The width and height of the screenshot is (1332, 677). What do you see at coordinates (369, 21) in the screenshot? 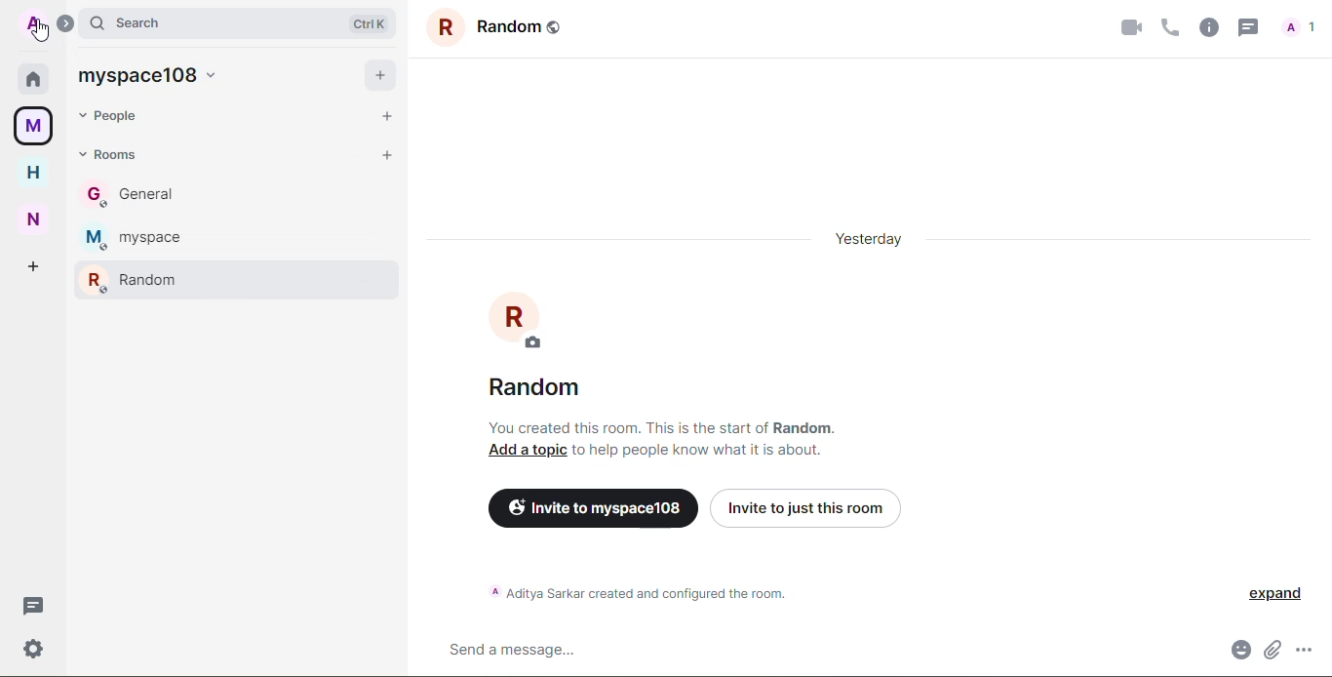
I see `ctrl+k` at bounding box center [369, 21].